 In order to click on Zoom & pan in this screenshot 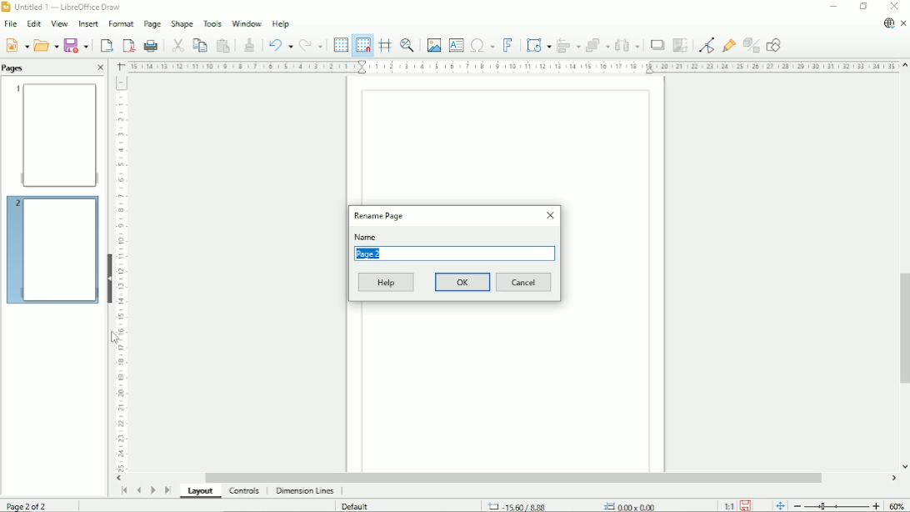, I will do `click(408, 45)`.